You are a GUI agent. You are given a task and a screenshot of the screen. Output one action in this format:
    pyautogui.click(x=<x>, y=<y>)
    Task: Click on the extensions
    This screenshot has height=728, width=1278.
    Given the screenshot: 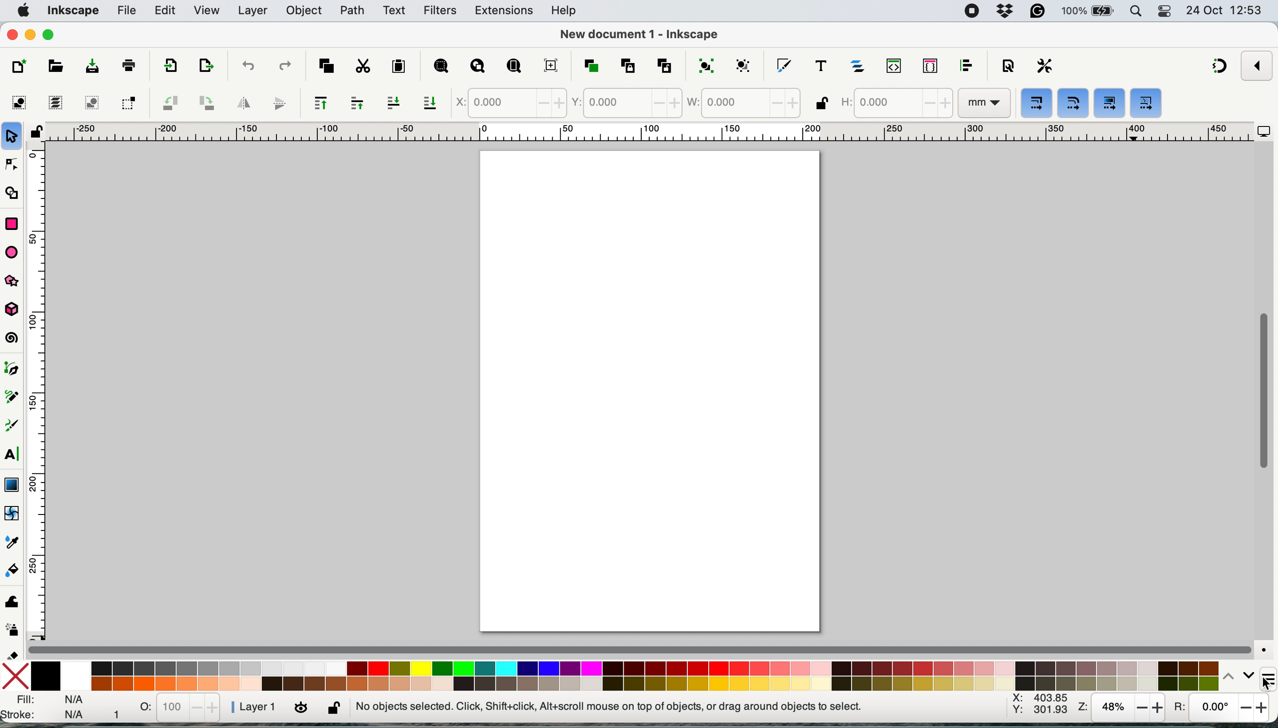 What is the action you would take?
    pyautogui.click(x=504, y=11)
    